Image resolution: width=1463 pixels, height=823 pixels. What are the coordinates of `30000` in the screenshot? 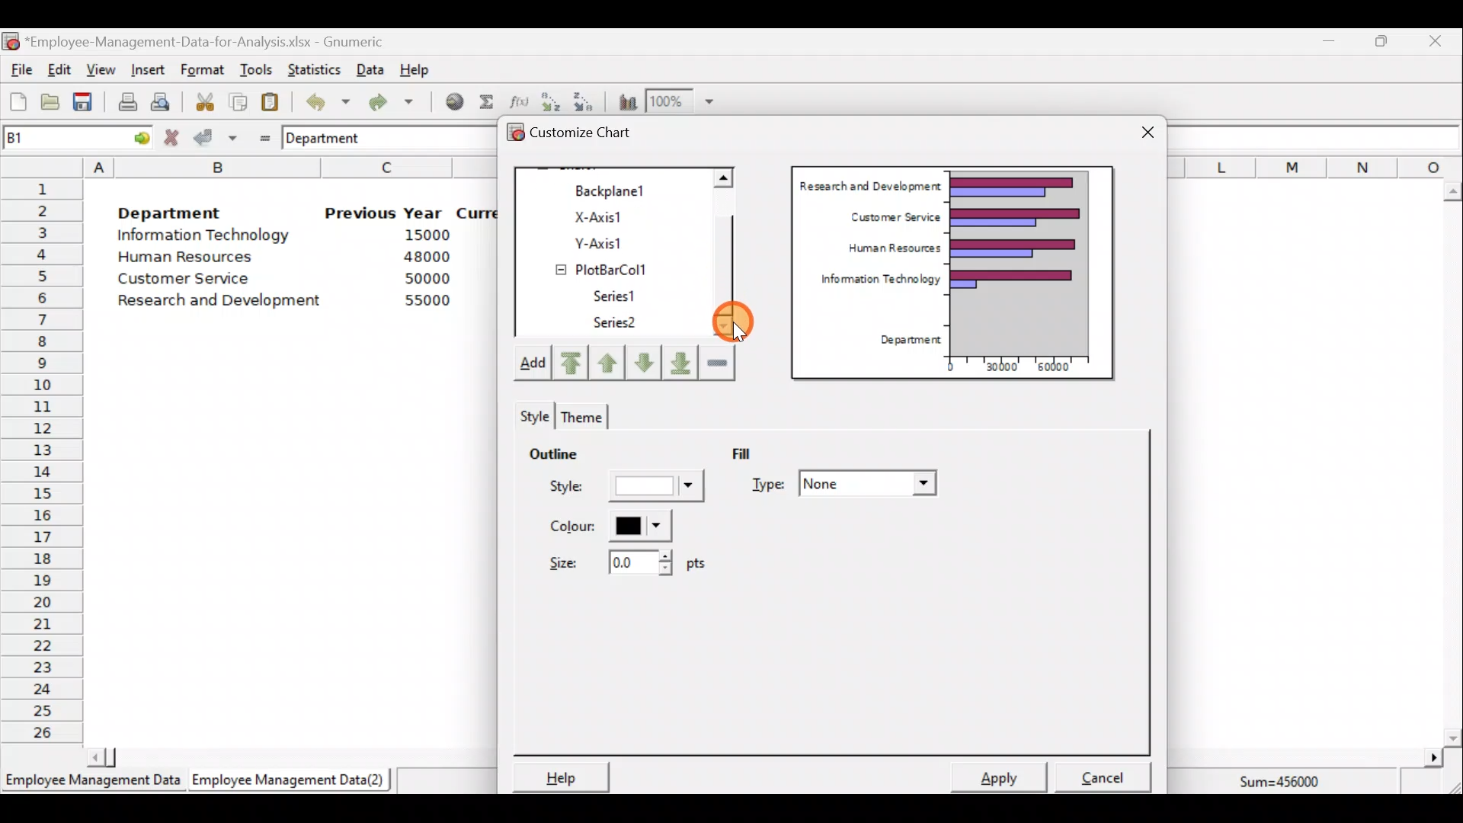 It's located at (1000, 365).